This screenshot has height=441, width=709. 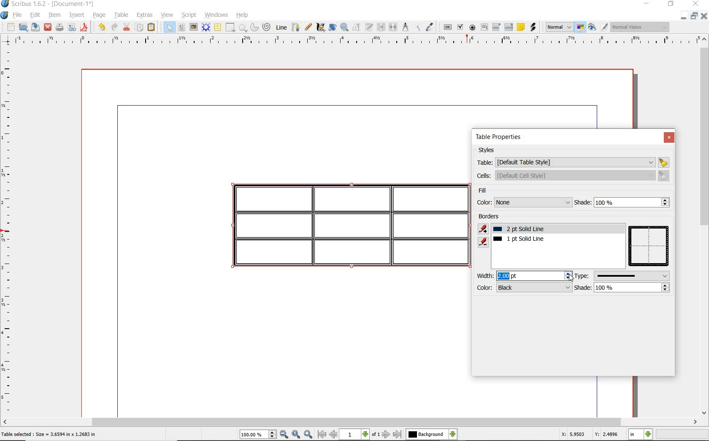 I want to click on table, so click(x=218, y=28).